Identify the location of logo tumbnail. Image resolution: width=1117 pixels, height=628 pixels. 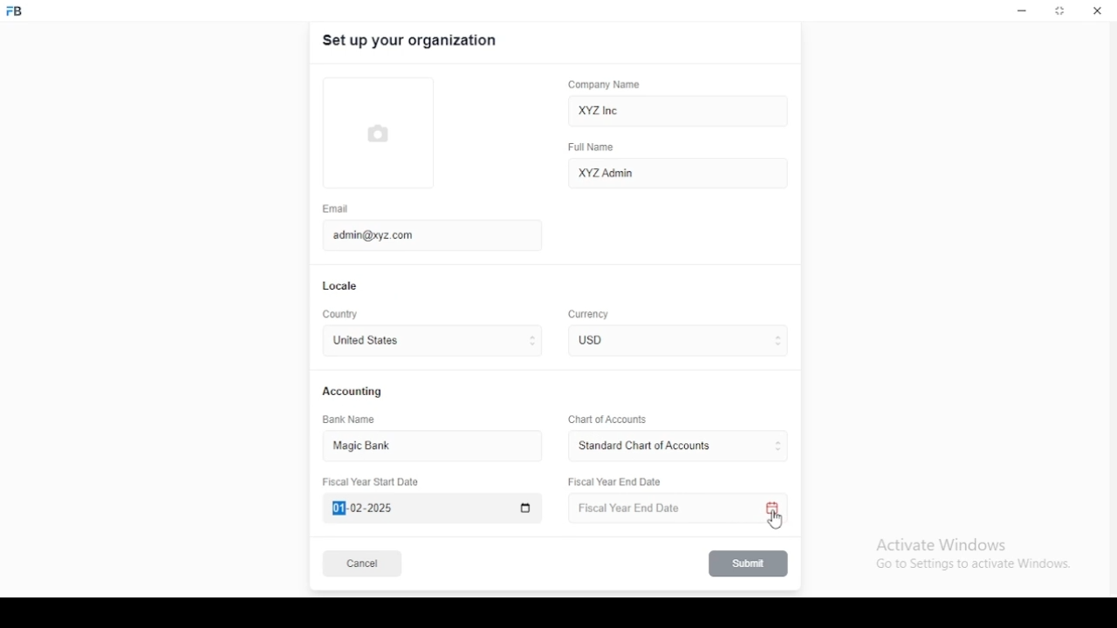
(391, 133).